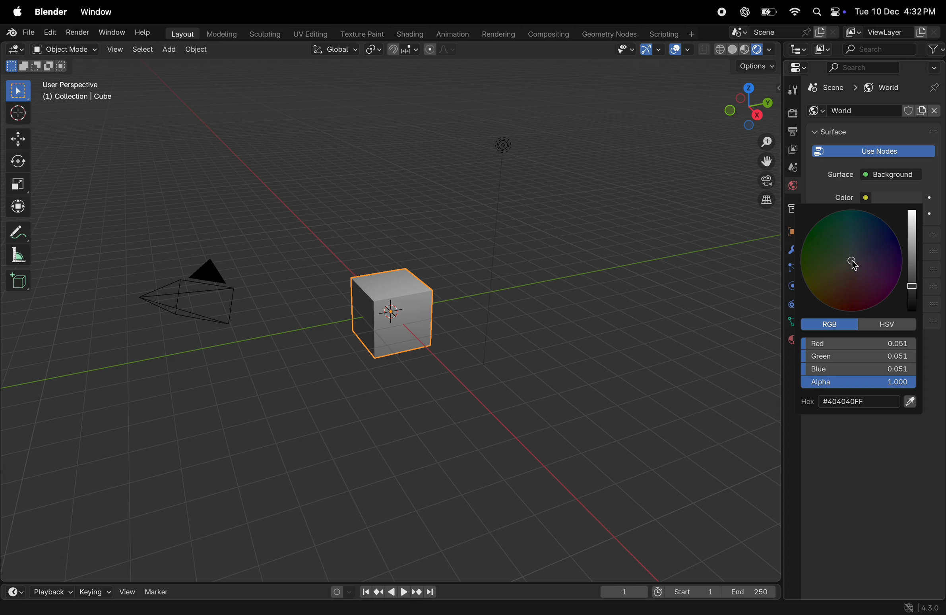 This screenshot has height=615, width=946. Describe the element at coordinates (795, 49) in the screenshot. I see `editor mode` at that location.